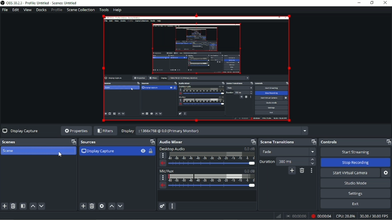 The image size is (392, 220). What do you see at coordinates (350, 173) in the screenshot?
I see `Start virtual camera` at bounding box center [350, 173].